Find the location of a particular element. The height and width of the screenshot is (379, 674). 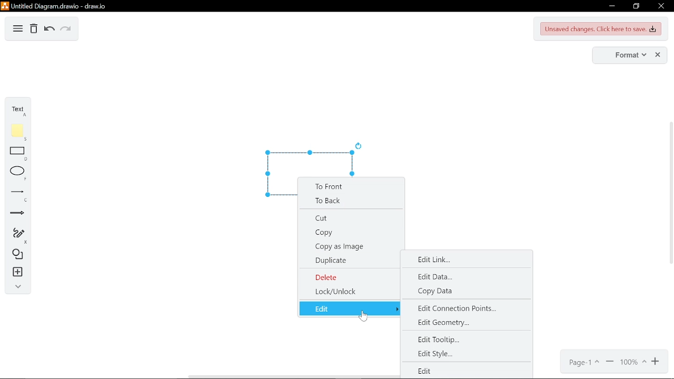

edit geometry is located at coordinates (457, 324).